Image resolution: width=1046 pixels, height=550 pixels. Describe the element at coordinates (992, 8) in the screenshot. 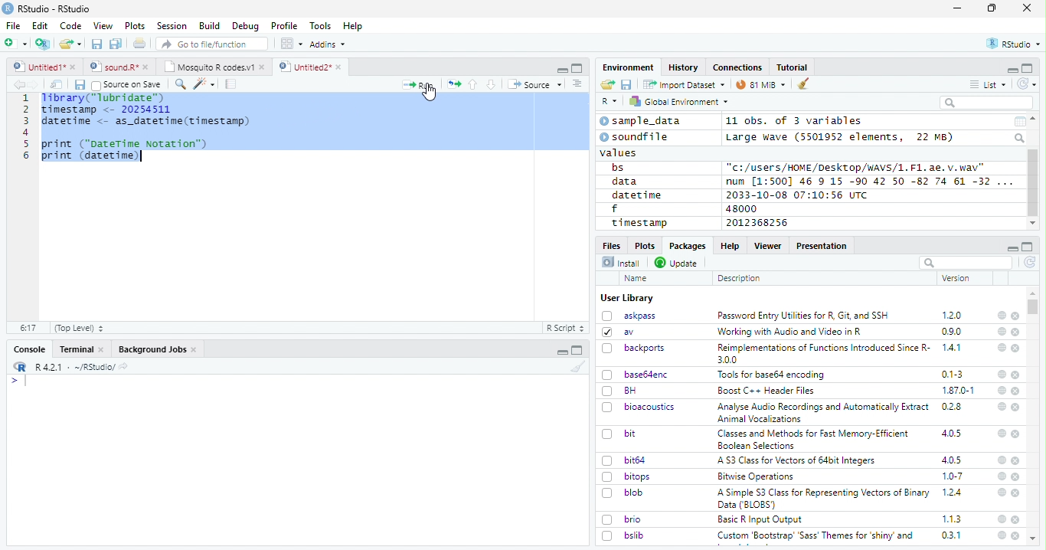

I see `maximize` at that location.